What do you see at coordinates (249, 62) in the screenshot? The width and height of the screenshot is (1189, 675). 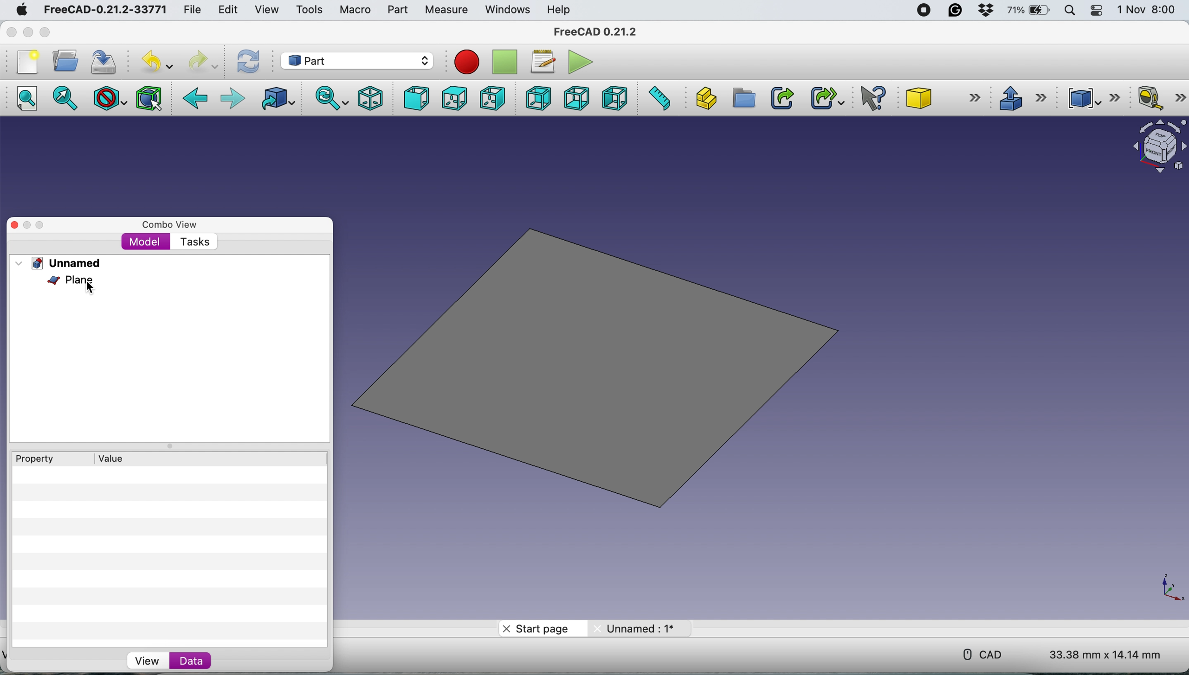 I see `refresh` at bounding box center [249, 62].